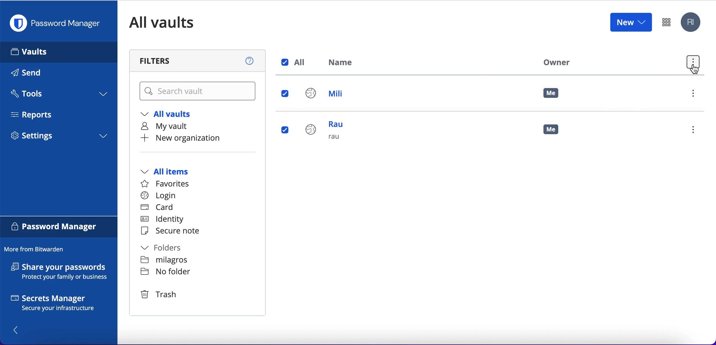 Image resolution: width=716 pixels, height=345 pixels. What do you see at coordinates (158, 196) in the screenshot?
I see `login` at bounding box center [158, 196].